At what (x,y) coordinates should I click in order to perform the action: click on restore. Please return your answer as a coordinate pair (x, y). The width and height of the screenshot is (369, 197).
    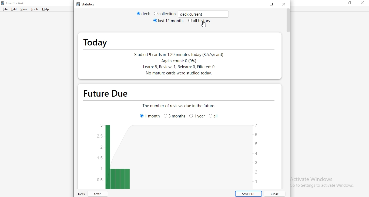
    Looking at the image, I should click on (271, 4).